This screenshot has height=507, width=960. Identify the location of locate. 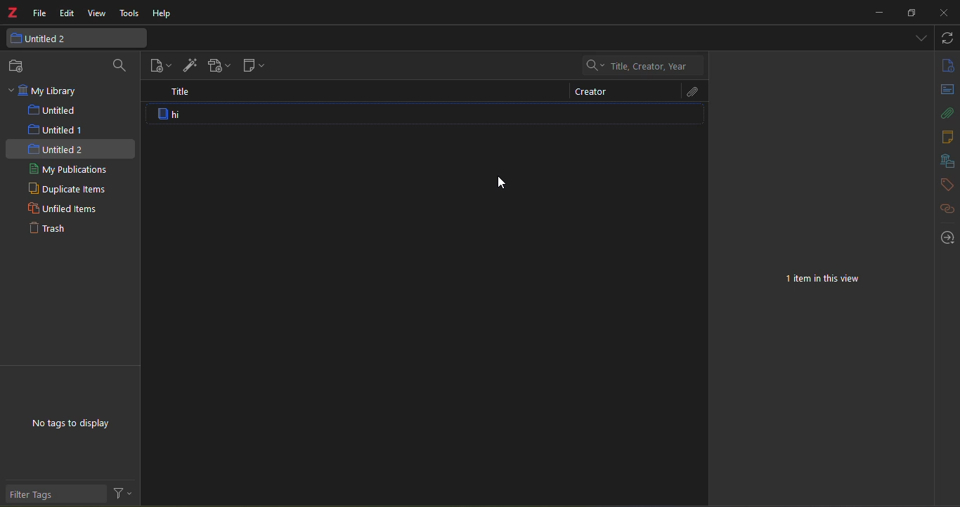
(947, 237).